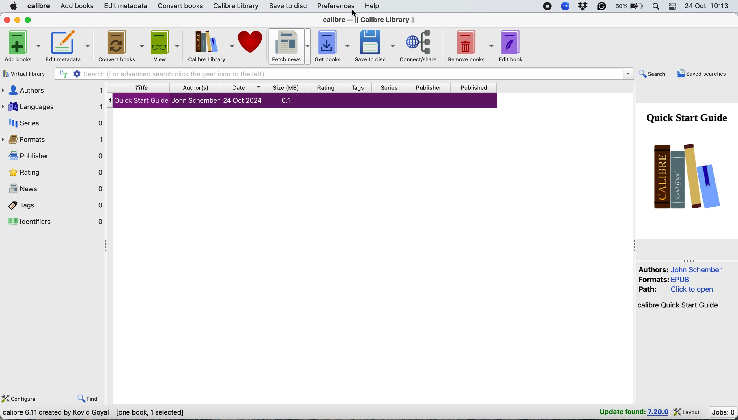 The width and height of the screenshot is (738, 420). What do you see at coordinates (332, 48) in the screenshot?
I see `get books` at bounding box center [332, 48].